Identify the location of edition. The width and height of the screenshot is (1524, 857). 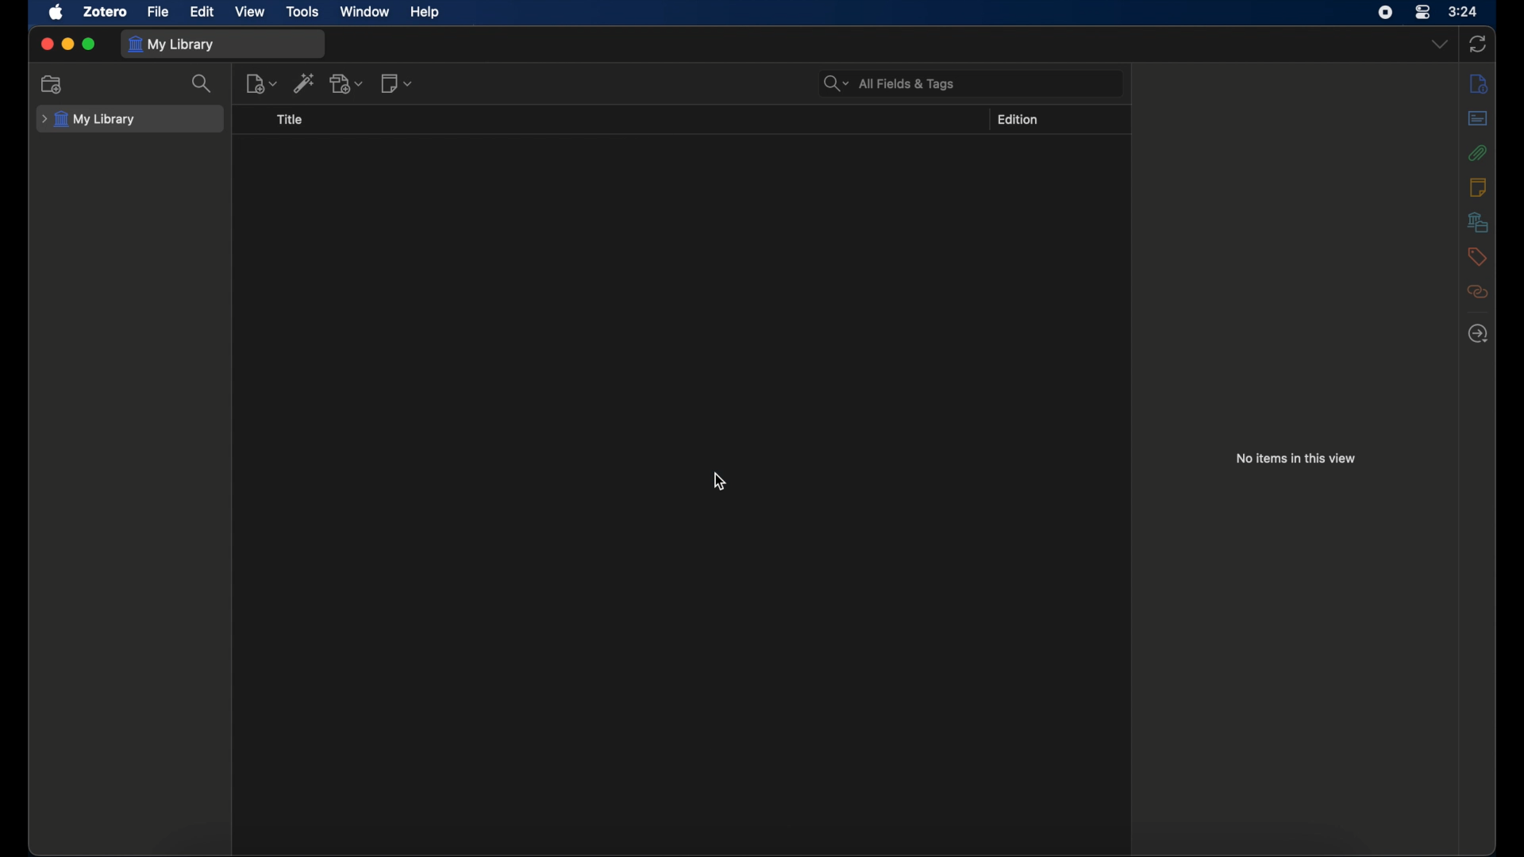
(1018, 119).